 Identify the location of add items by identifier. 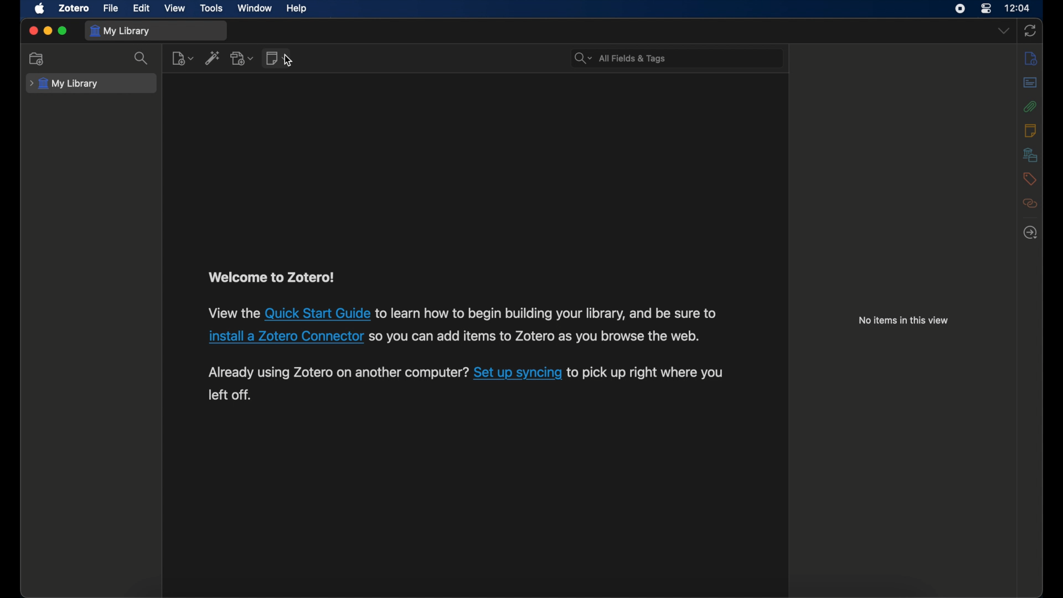
(213, 58).